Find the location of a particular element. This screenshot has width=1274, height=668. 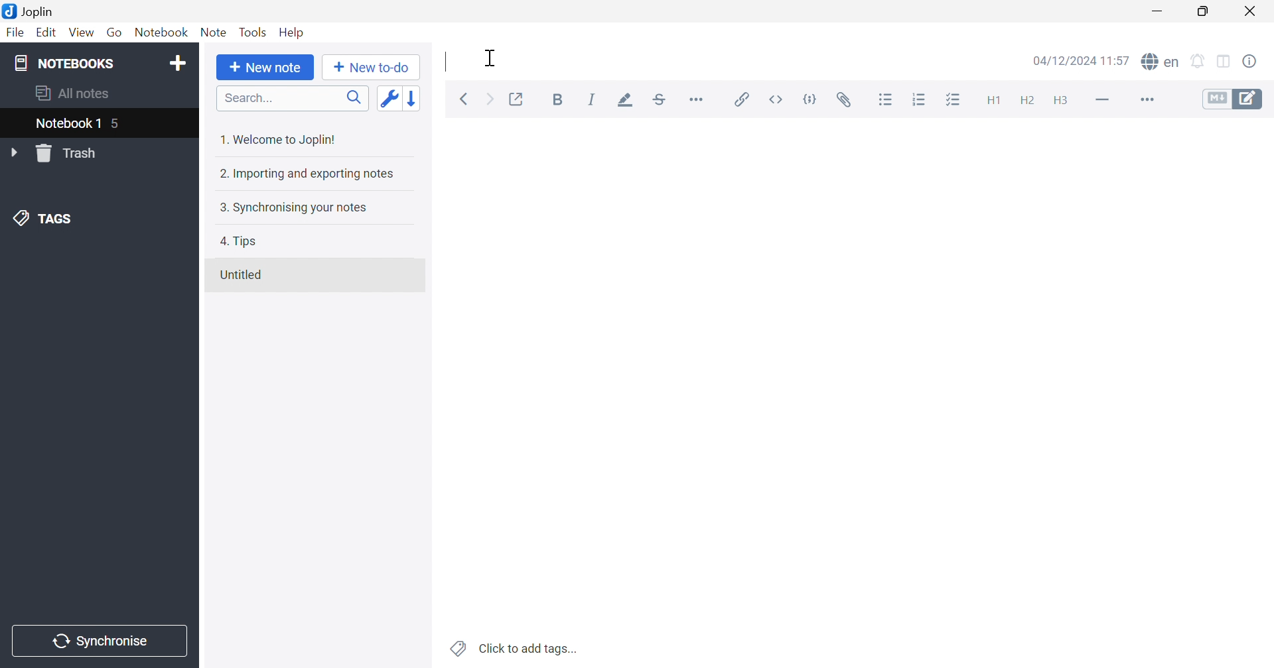

New note is located at coordinates (265, 68).